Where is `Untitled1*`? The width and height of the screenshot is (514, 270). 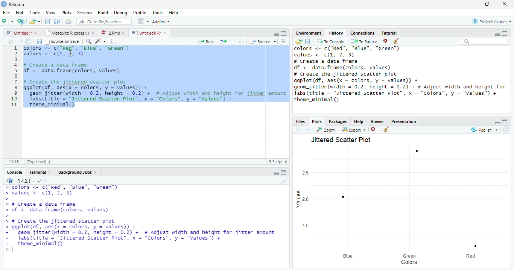
Untitled1* is located at coordinates (19, 33).